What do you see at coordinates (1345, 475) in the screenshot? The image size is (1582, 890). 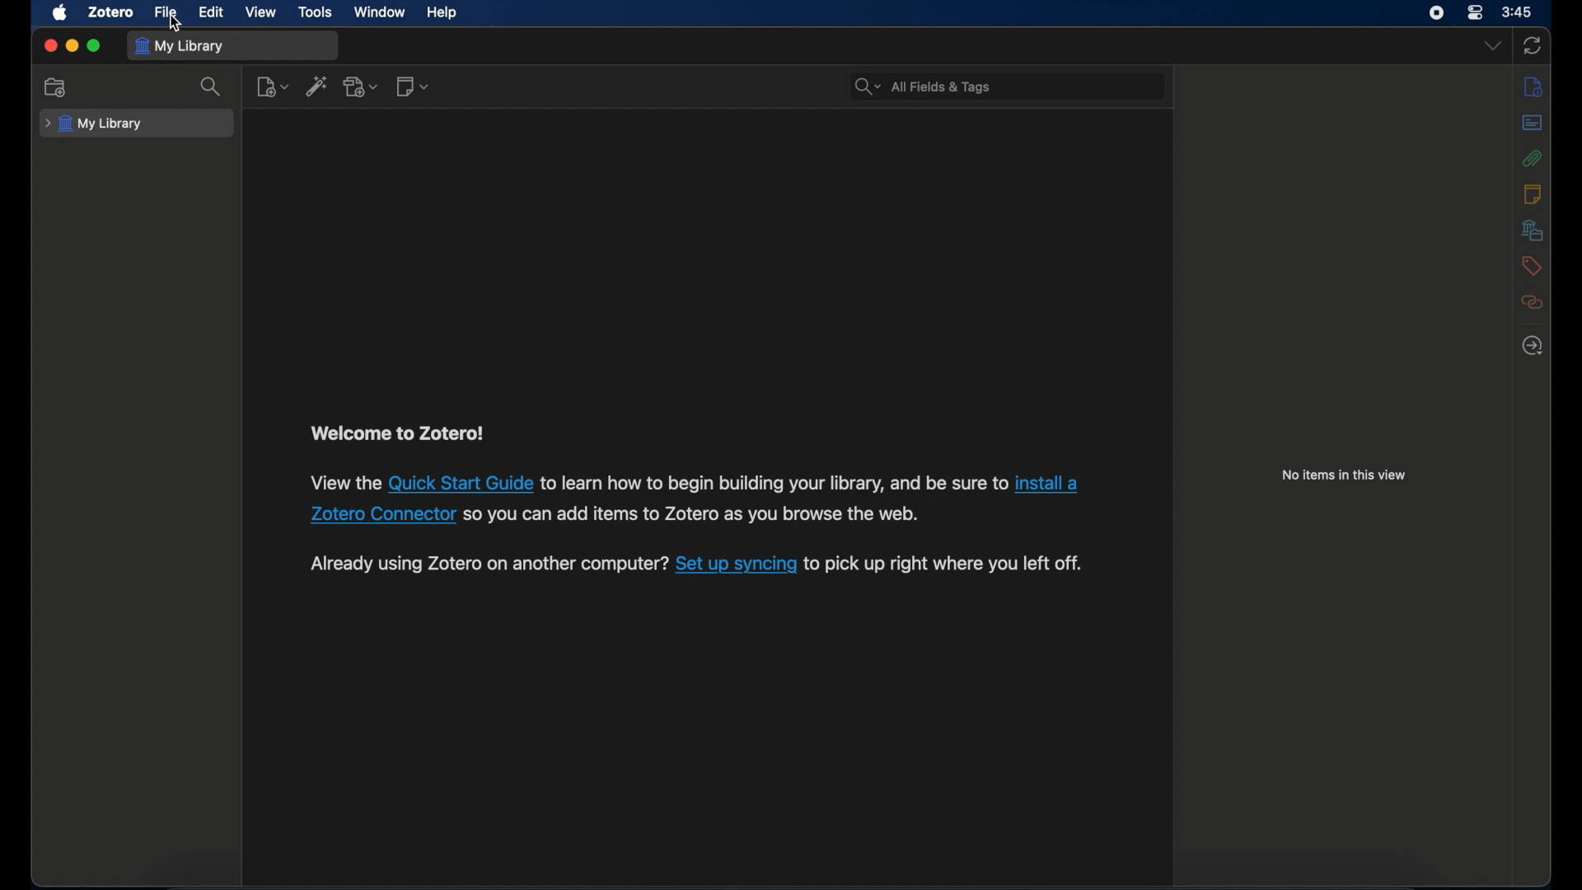 I see `no items in this view` at bounding box center [1345, 475].